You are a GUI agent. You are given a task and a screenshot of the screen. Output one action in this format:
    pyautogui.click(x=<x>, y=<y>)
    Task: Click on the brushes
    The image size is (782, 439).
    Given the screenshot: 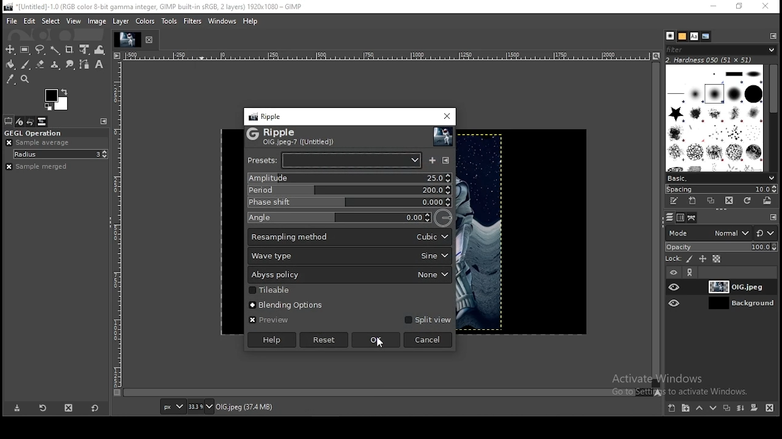 What is the action you would take?
    pyautogui.click(x=714, y=118)
    